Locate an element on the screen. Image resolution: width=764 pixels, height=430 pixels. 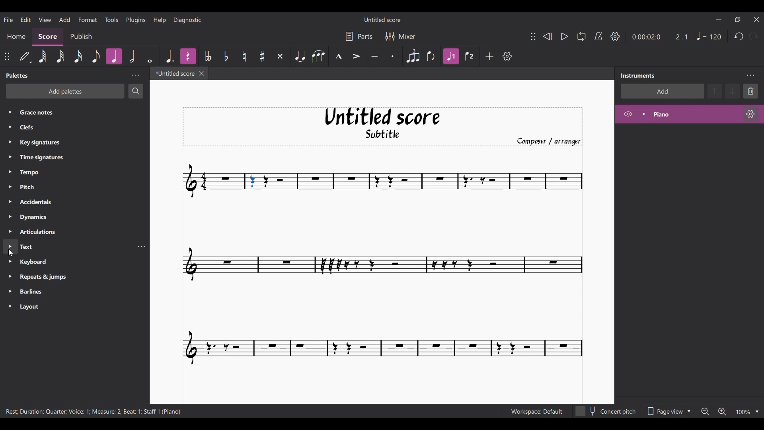
Playback settings is located at coordinates (615, 36).